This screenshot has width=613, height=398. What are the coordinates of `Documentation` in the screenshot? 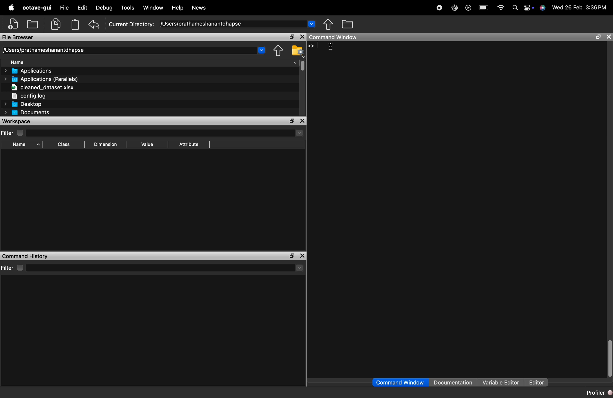 It's located at (452, 382).